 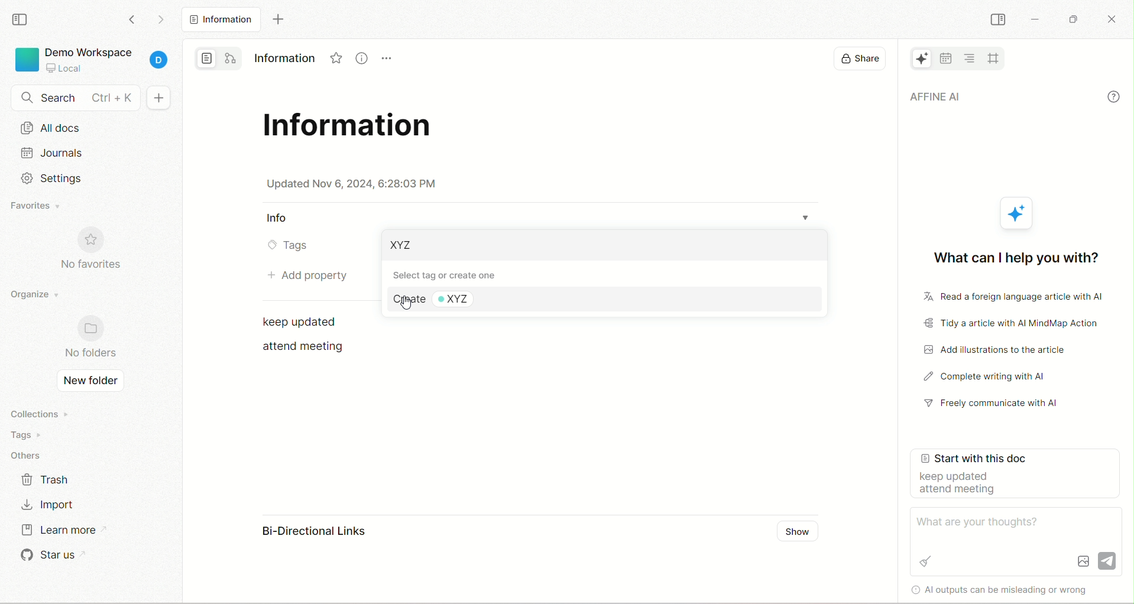 What do you see at coordinates (945, 58) in the screenshot?
I see `calender` at bounding box center [945, 58].